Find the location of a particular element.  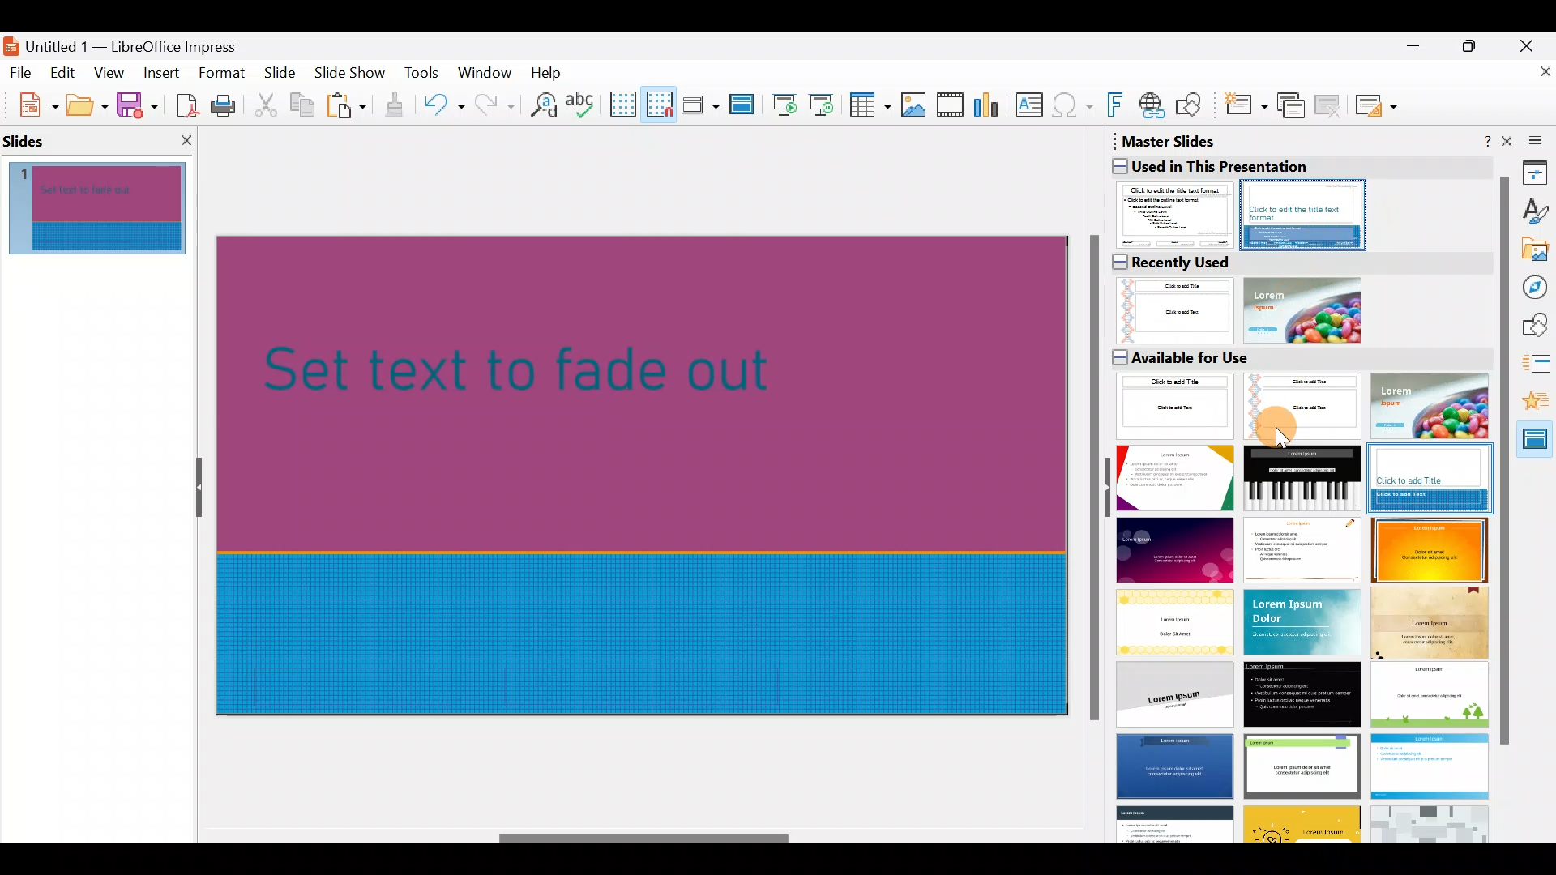

scroll bar is located at coordinates (1504, 462).